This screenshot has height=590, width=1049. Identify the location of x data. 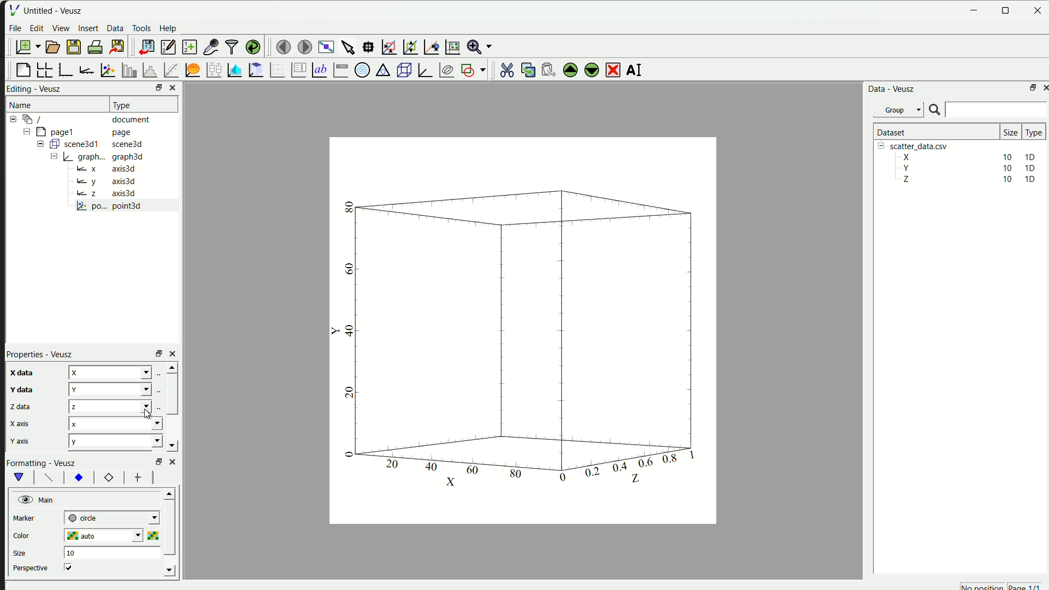
(21, 373).